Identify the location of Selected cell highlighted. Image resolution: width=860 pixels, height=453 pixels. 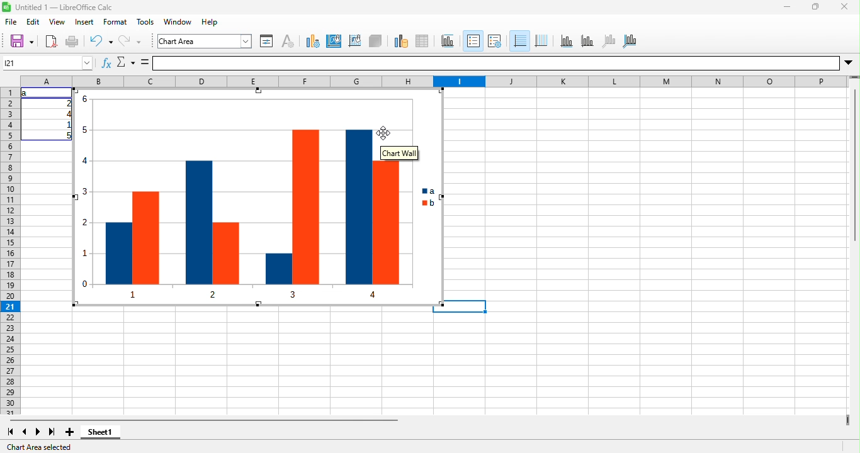
(466, 306).